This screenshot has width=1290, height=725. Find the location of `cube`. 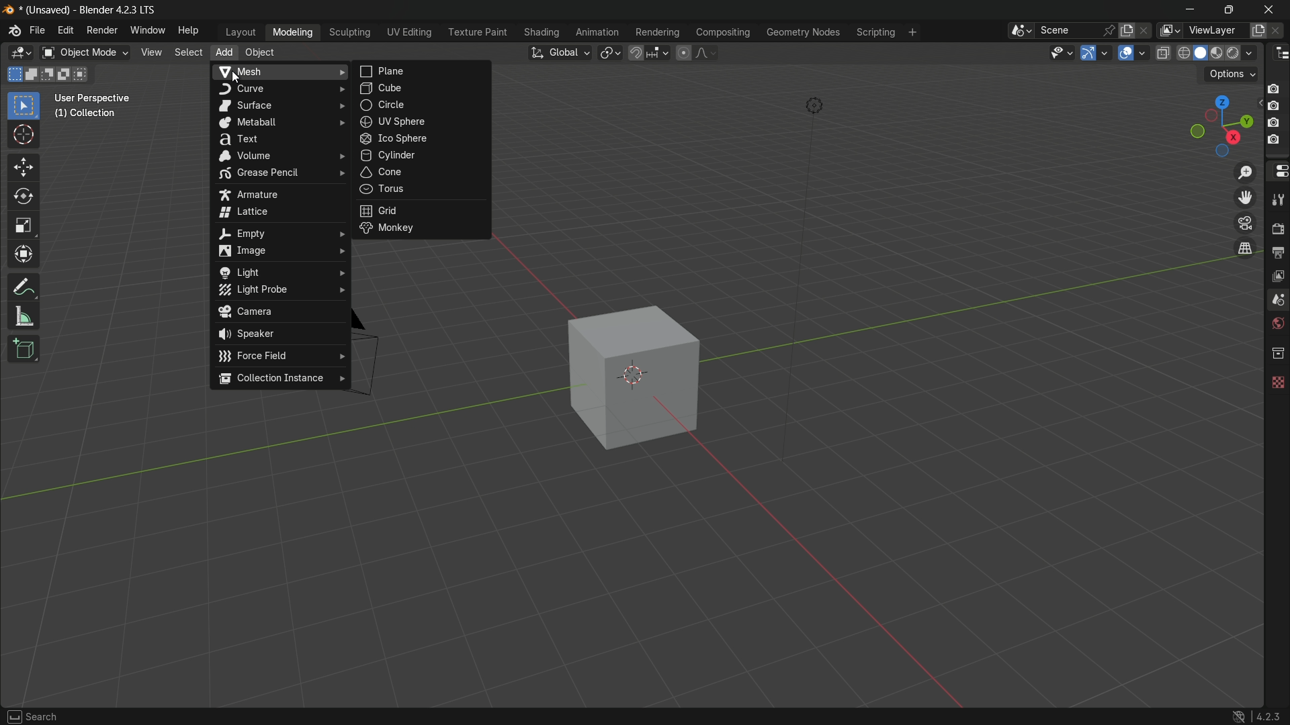

cube is located at coordinates (423, 89).